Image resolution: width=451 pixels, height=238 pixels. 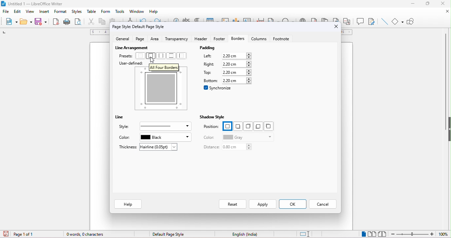 I want to click on close, so click(x=336, y=26).